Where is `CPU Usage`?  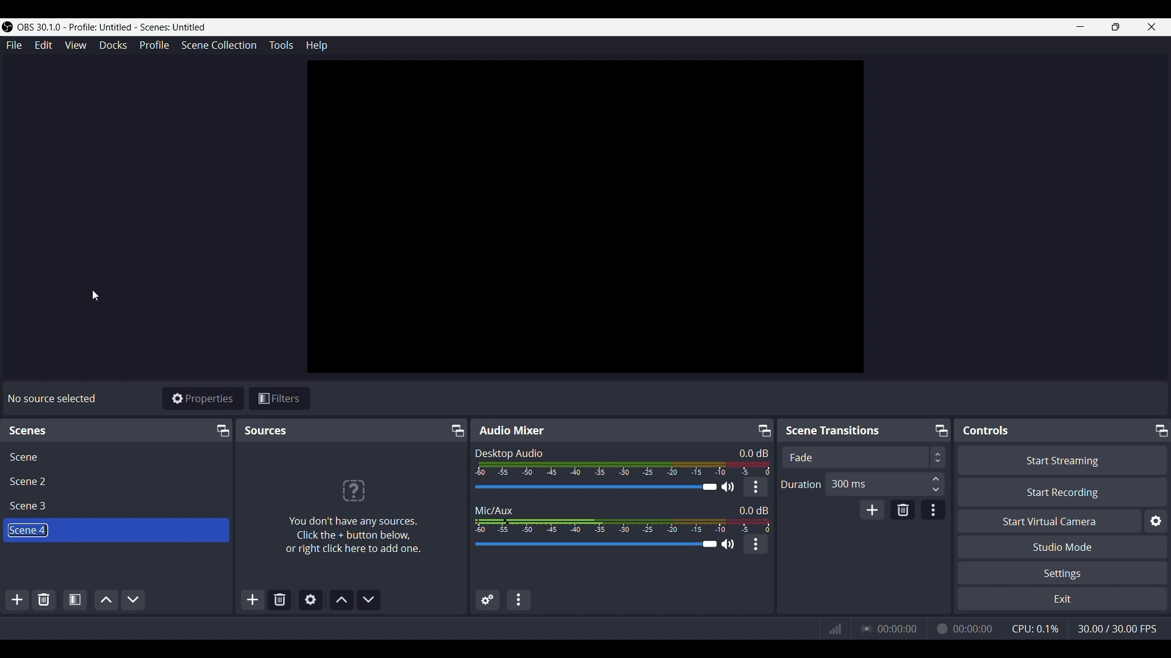 CPU Usage is located at coordinates (1036, 628).